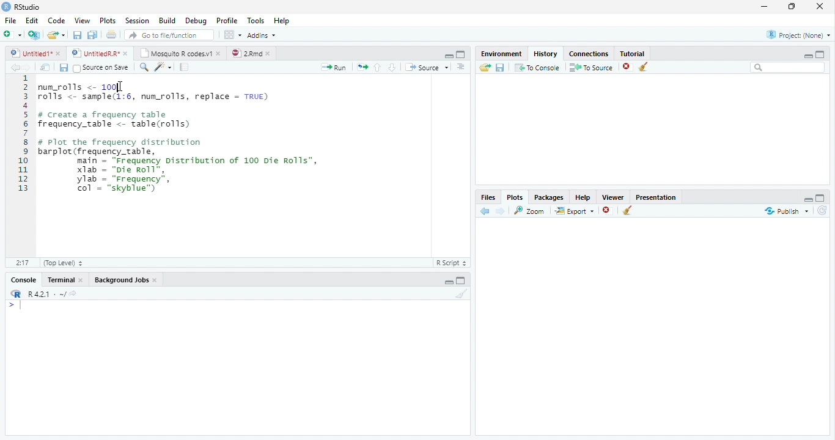 The width and height of the screenshot is (835, 440). I want to click on Clear, so click(644, 67).